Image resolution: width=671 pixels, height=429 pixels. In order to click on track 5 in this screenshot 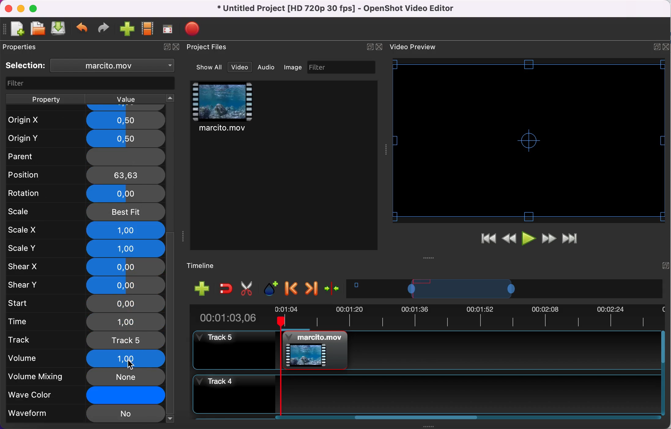, I will do `click(426, 350)`.